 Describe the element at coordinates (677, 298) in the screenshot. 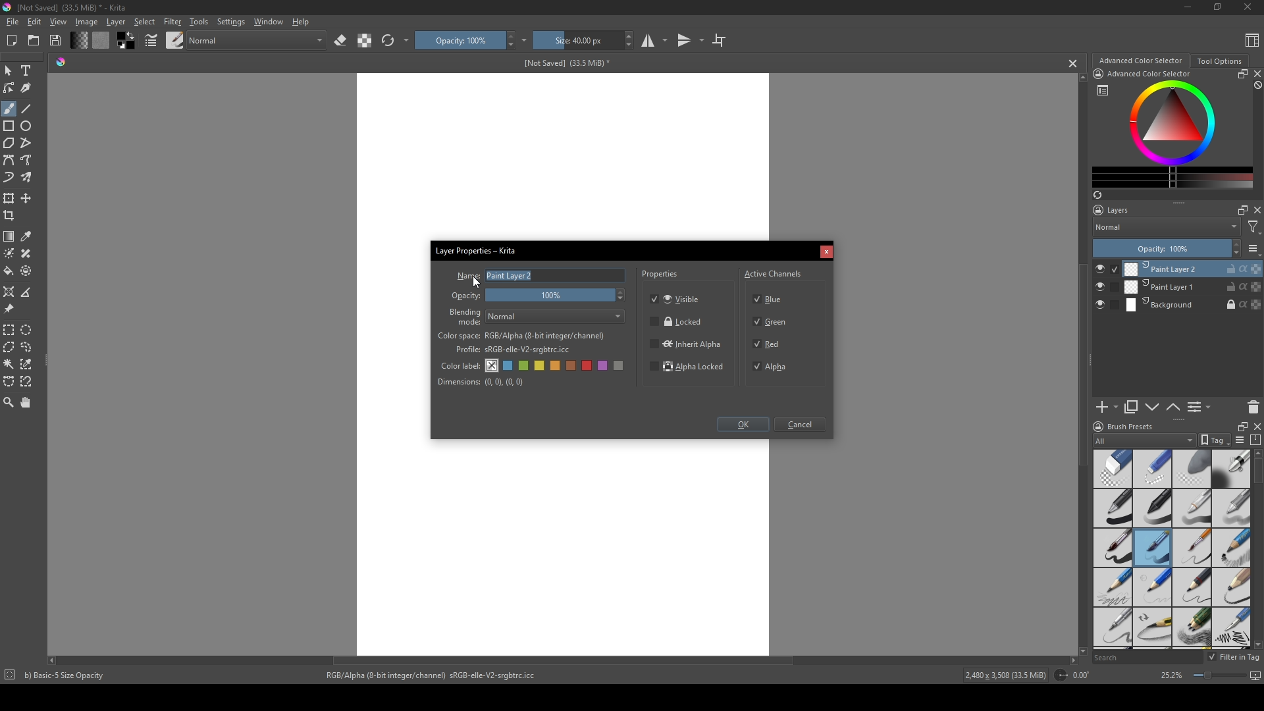

I see `Visible` at that location.